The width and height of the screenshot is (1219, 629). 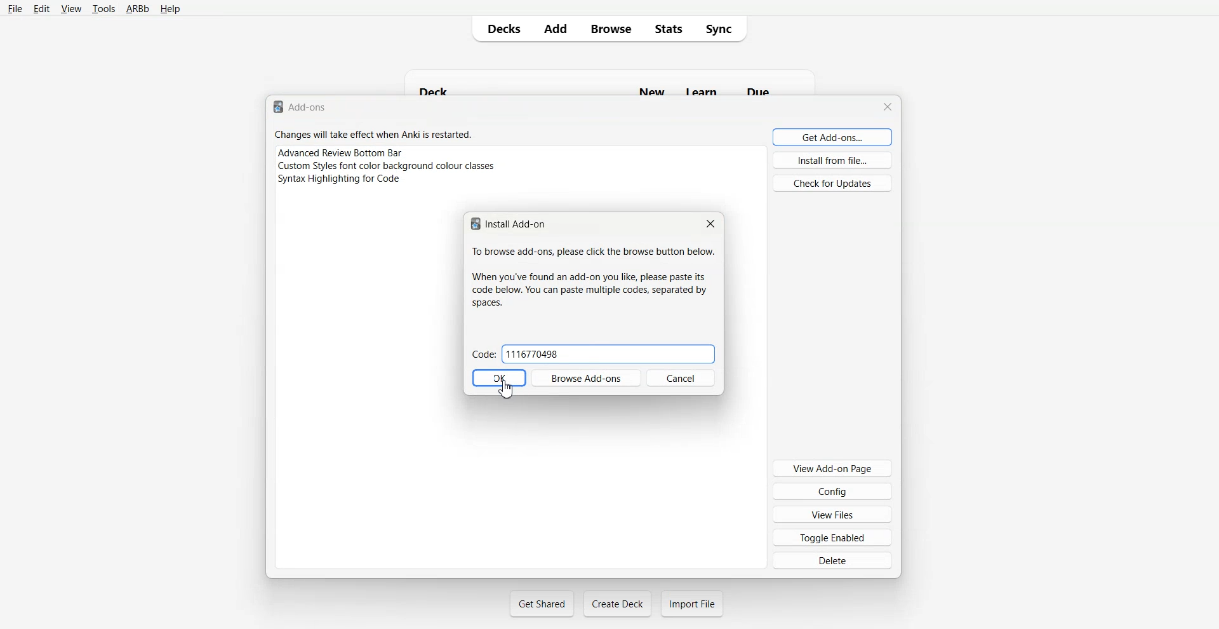 What do you see at coordinates (833, 137) in the screenshot?
I see `Get Add-ons` at bounding box center [833, 137].